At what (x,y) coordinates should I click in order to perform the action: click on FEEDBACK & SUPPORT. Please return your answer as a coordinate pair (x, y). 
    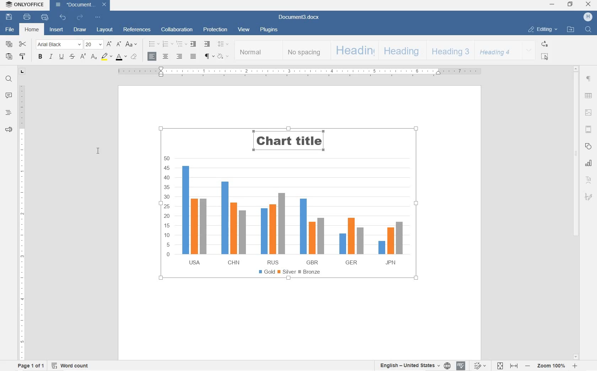
    Looking at the image, I should click on (9, 130).